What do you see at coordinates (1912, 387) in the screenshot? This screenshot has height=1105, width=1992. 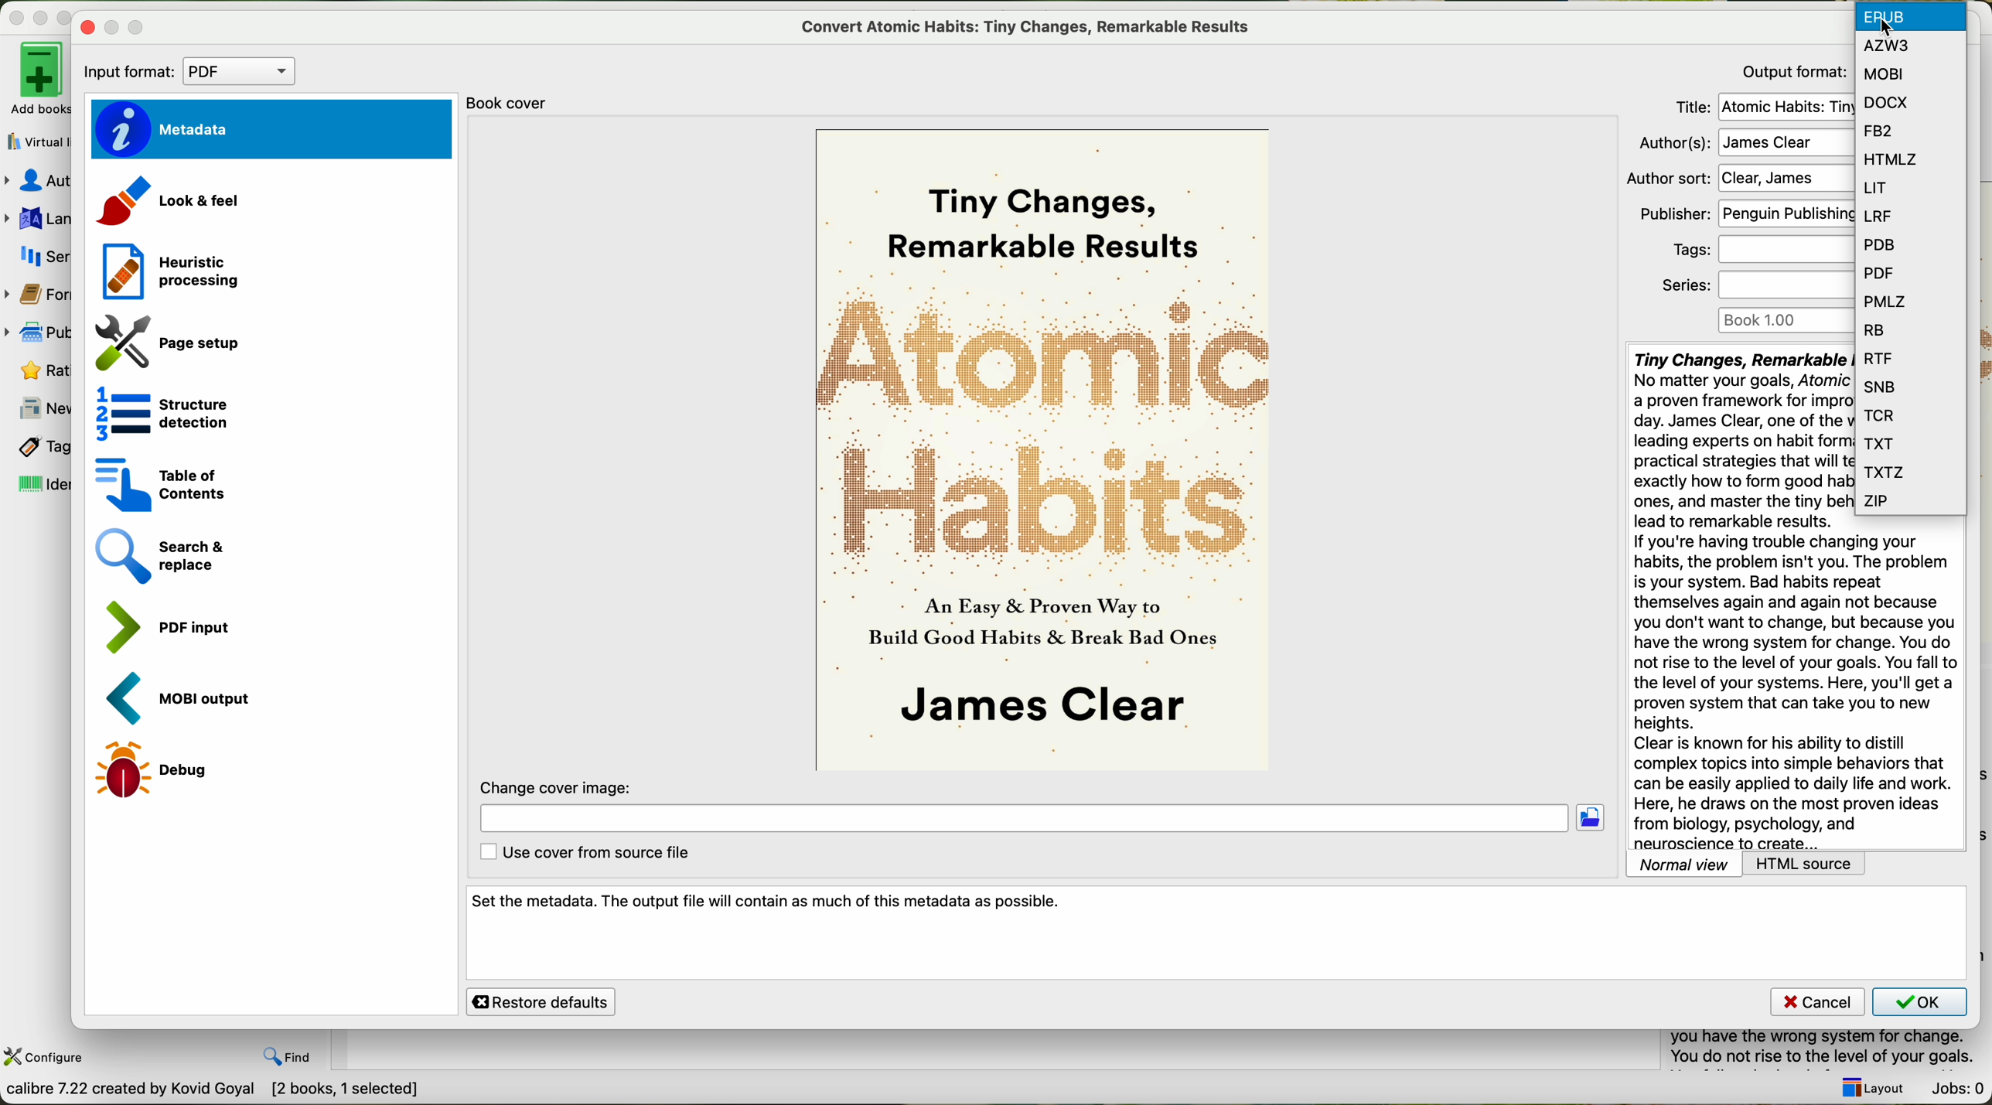 I see `SNB` at bounding box center [1912, 387].